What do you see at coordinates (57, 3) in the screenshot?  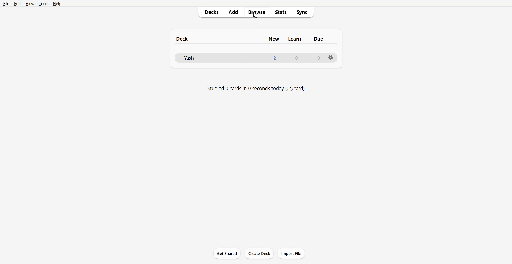 I see `Help` at bounding box center [57, 3].